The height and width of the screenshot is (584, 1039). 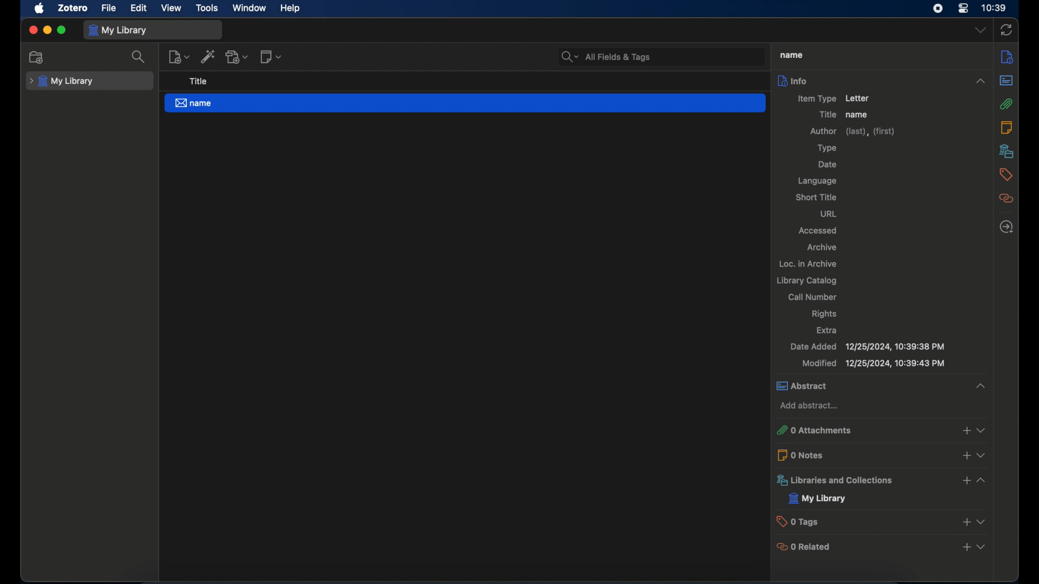 I want to click on new item, so click(x=179, y=57).